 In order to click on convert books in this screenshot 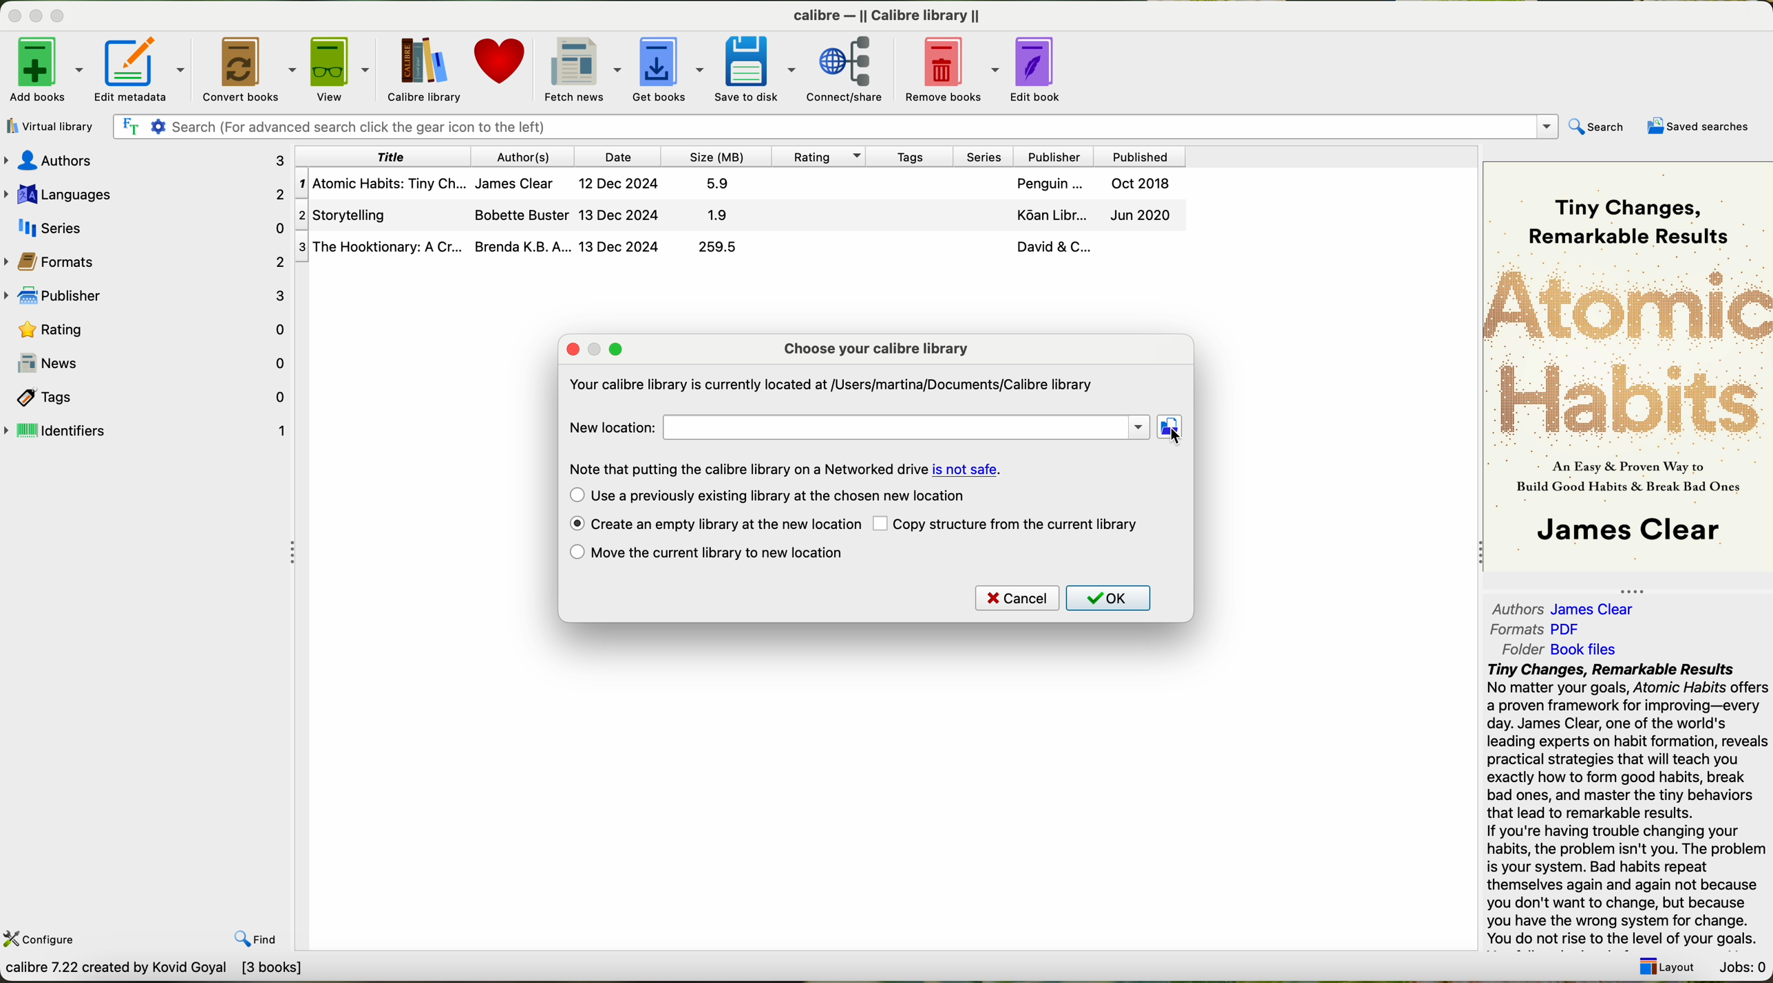, I will do `click(251, 69)`.